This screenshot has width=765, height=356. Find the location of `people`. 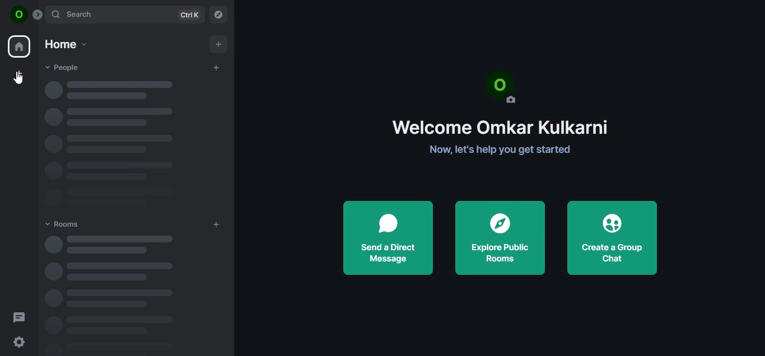

people is located at coordinates (63, 68).